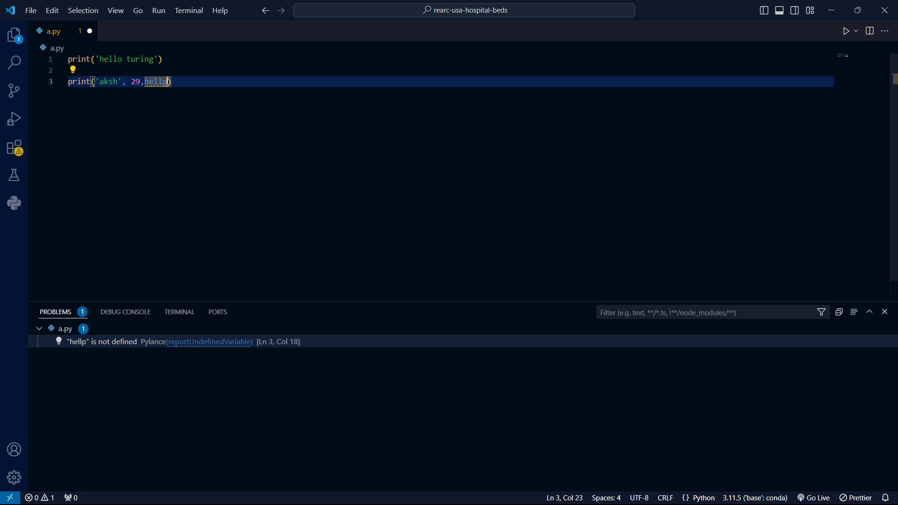 The width and height of the screenshot is (898, 505). What do you see at coordinates (17, 203) in the screenshot?
I see `python` at bounding box center [17, 203].